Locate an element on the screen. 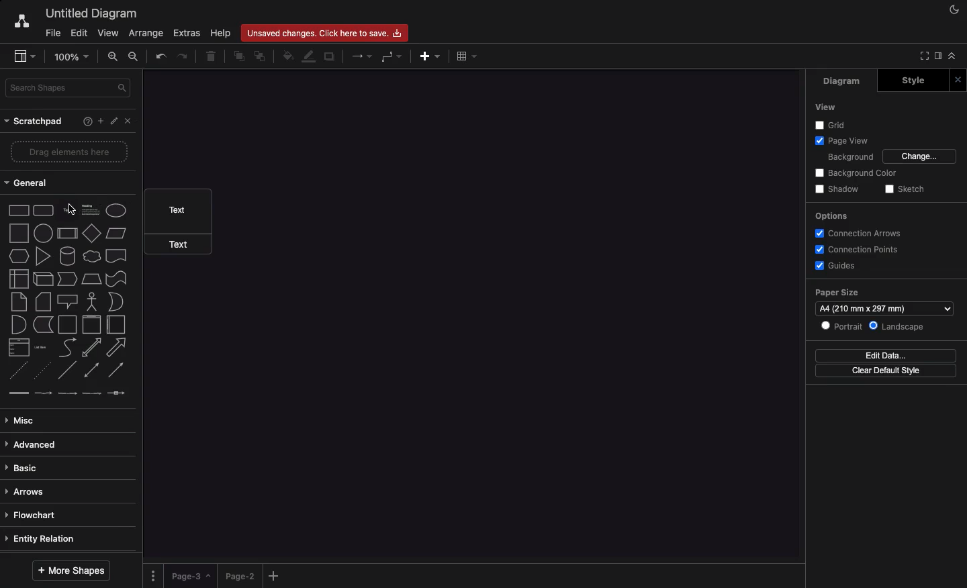 The width and height of the screenshot is (967, 588). Undo is located at coordinates (161, 56).